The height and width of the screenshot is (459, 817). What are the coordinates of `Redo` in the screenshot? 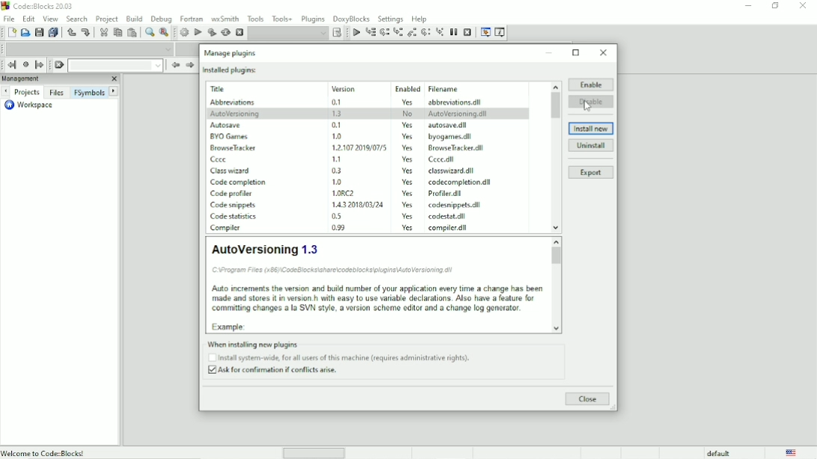 It's located at (85, 32).